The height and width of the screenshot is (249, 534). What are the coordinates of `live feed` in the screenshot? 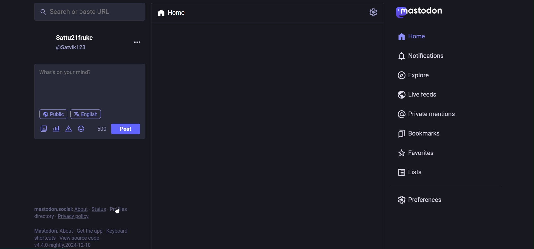 It's located at (420, 95).